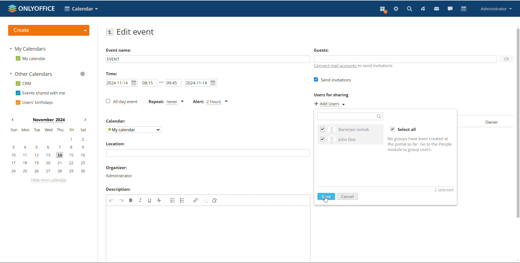 The image size is (520, 263). I want to click on next month, so click(85, 120).